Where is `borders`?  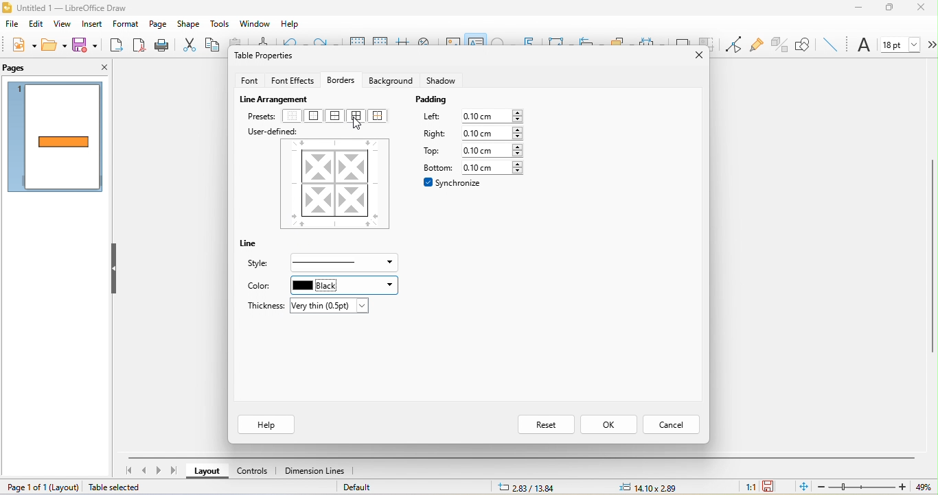
borders is located at coordinates (341, 77).